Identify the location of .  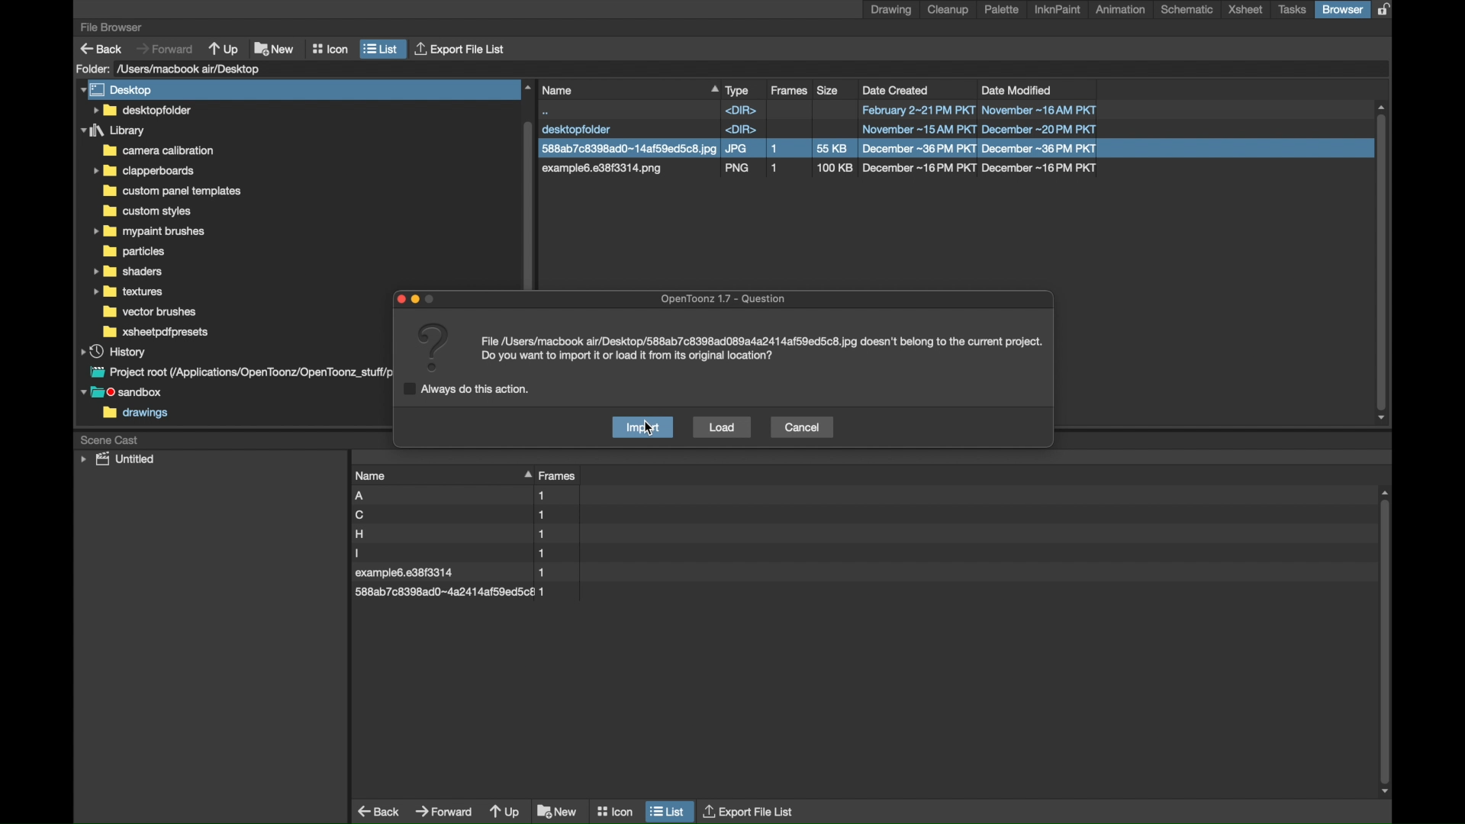
(435, 298).